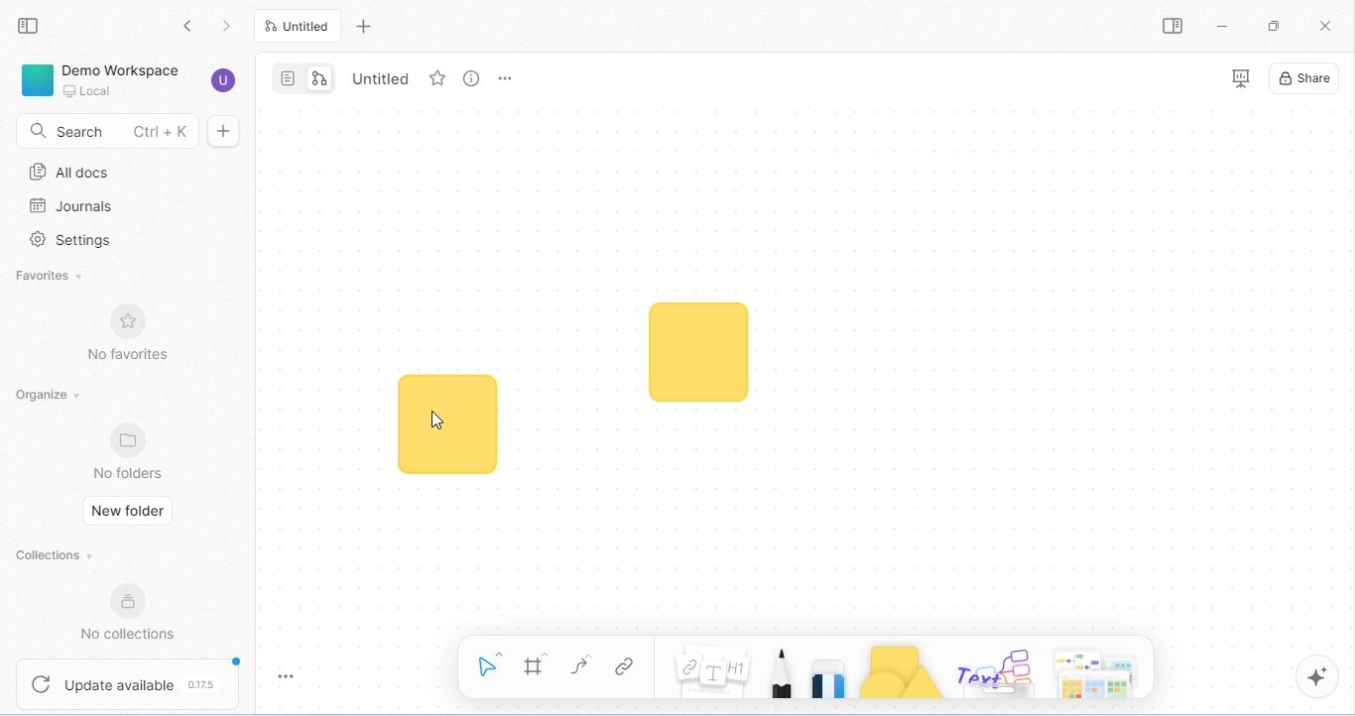 The height and width of the screenshot is (716, 1355). What do you see at coordinates (59, 556) in the screenshot?
I see `collections` at bounding box center [59, 556].